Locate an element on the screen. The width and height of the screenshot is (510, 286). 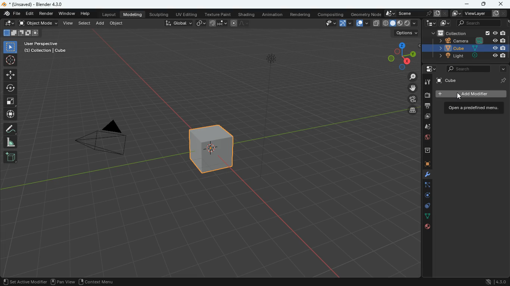
image is located at coordinates (427, 117).